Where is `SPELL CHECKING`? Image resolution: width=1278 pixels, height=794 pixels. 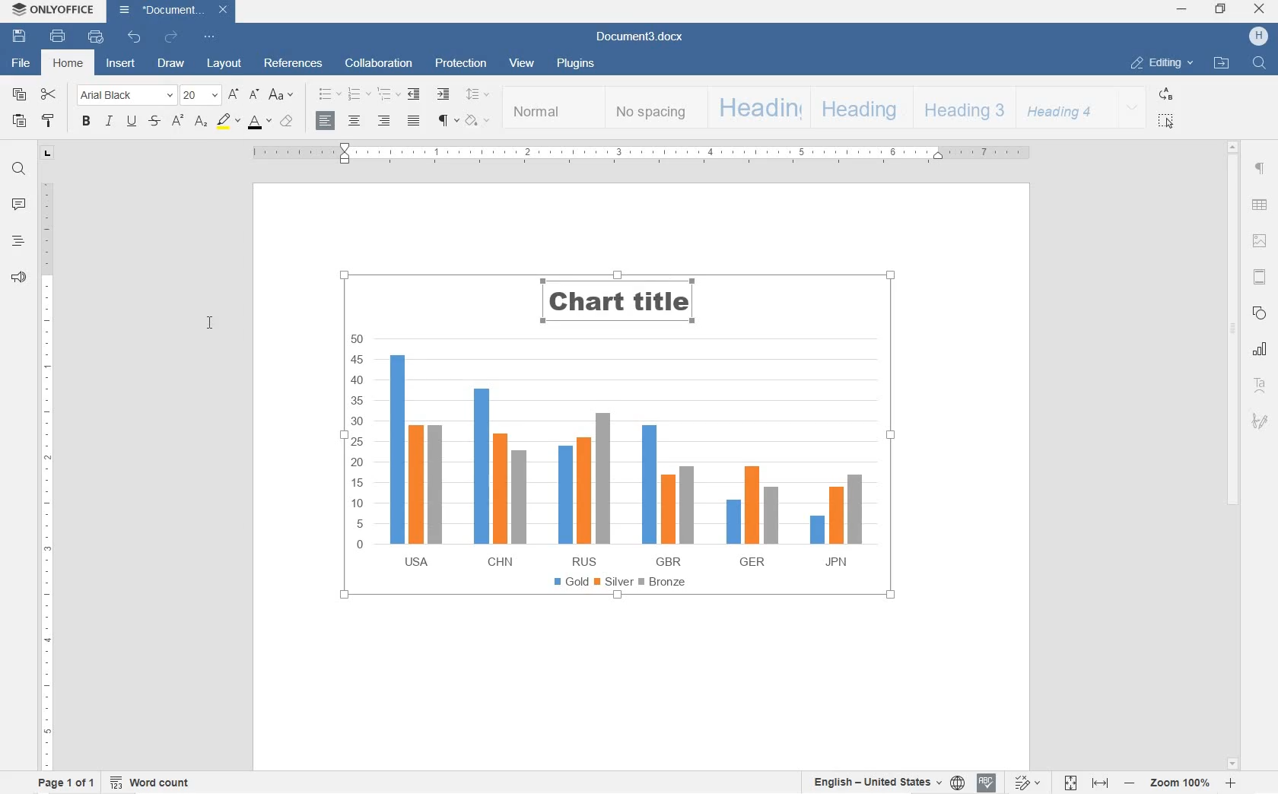 SPELL CHECKING is located at coordinates (987, 783).